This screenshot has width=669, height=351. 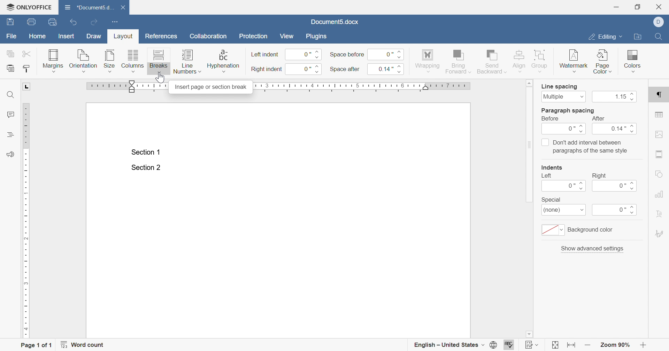 I want to click on special, so click(x=551, y=200).